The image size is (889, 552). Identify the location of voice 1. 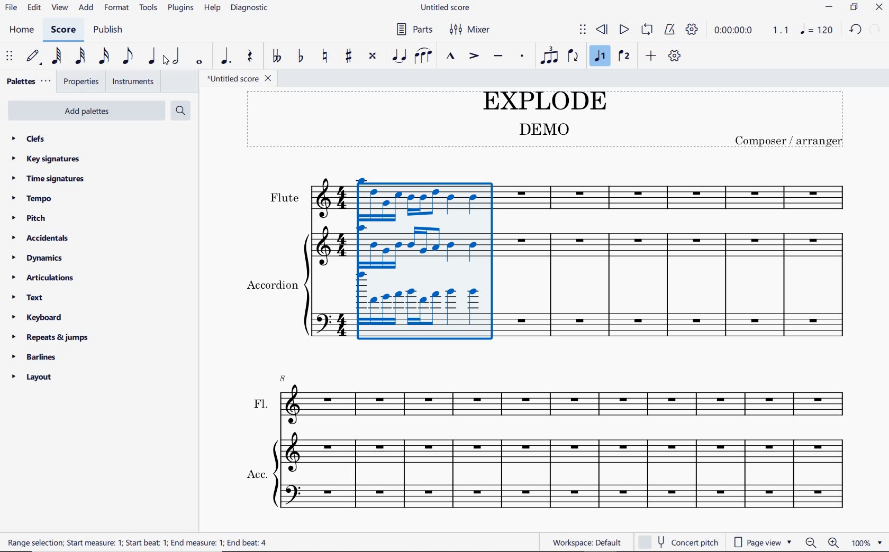
(600, 57).